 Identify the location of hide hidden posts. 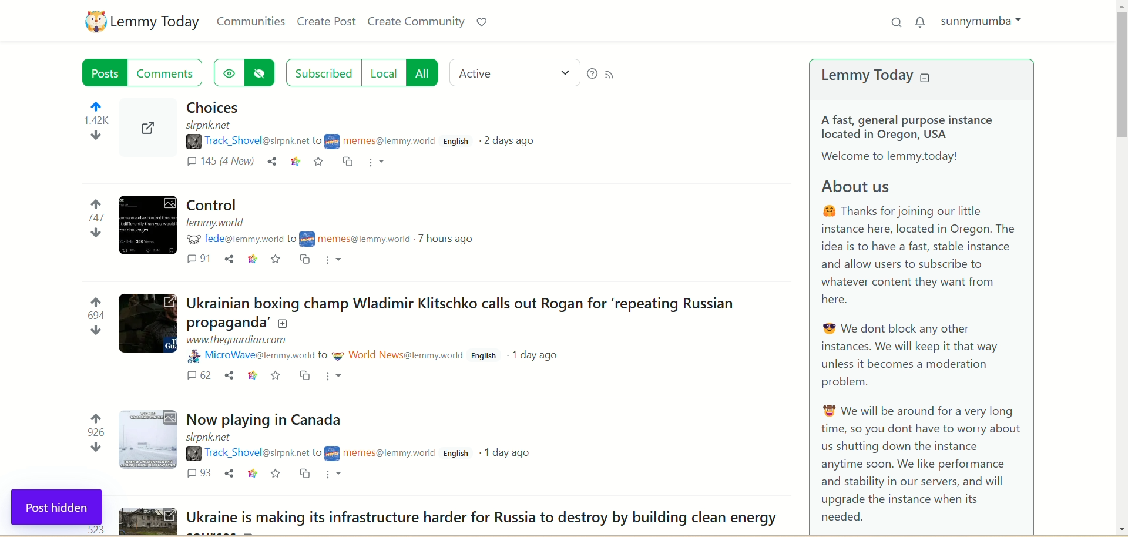
(261, 73).